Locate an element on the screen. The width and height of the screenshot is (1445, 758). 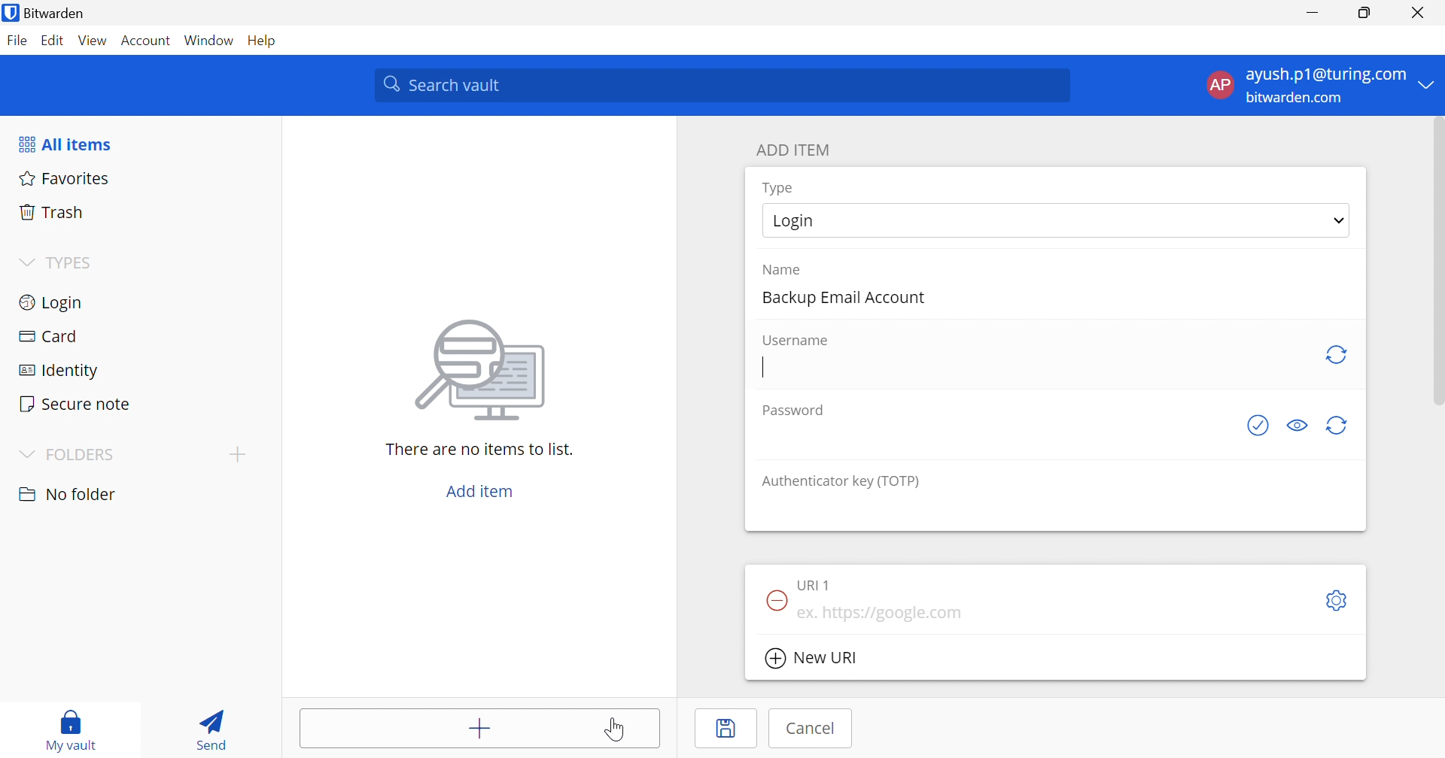
My vault is located at coordinates (71, 731).